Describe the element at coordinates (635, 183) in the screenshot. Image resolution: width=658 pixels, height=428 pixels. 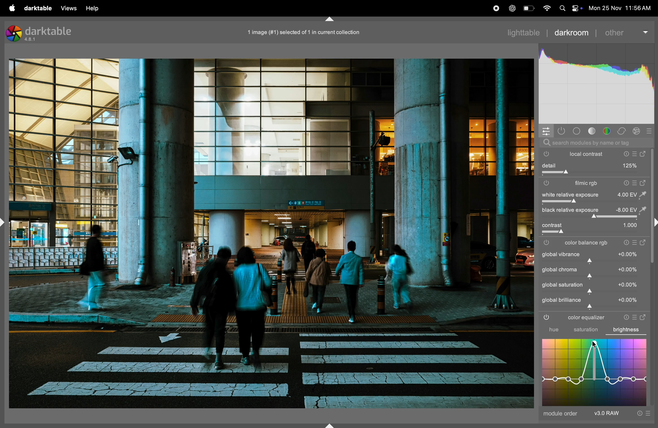
I see `presets` at that location.